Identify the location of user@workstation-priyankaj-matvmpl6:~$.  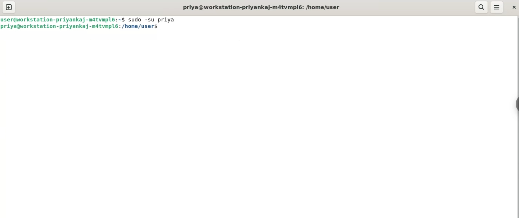
(63, 19).